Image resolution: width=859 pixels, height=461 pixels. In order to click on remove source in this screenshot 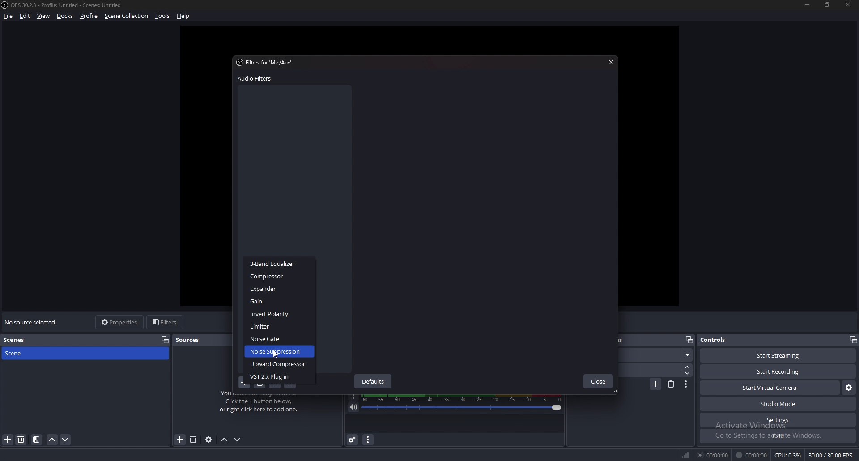, I will do `click(180, 440)`.